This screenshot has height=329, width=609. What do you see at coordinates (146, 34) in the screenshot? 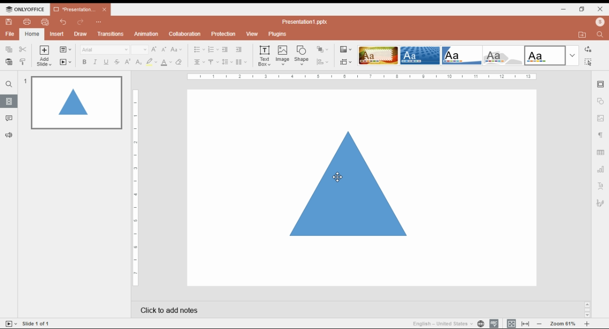
I see `animations` at bounding box center [146, 34].